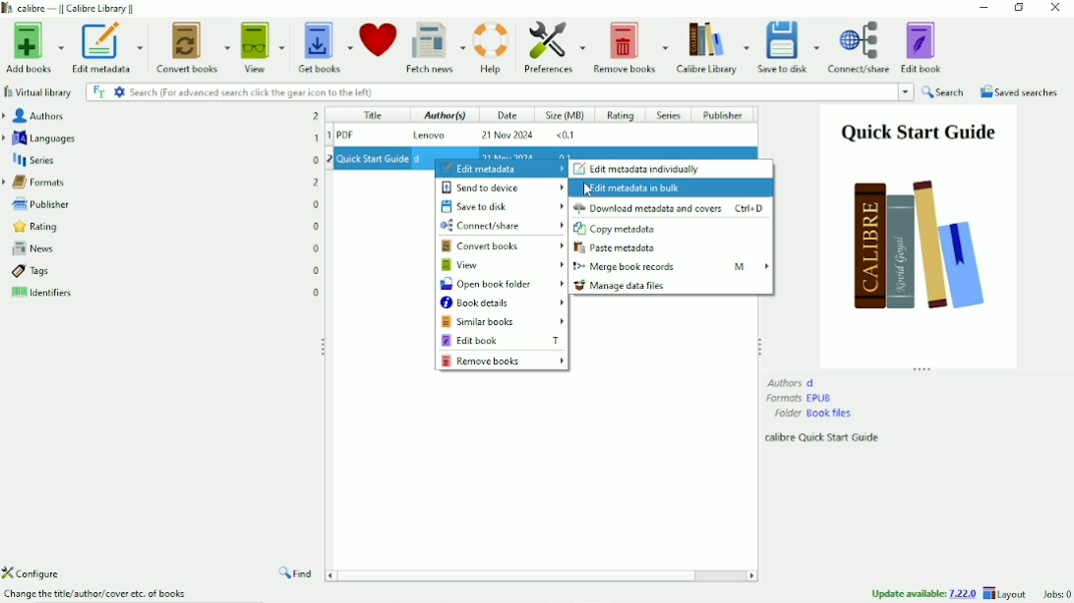 The image size is (1074, 603). Describe the element at coordinates (669, 116) in the screenshot. I see `Series` at that location.